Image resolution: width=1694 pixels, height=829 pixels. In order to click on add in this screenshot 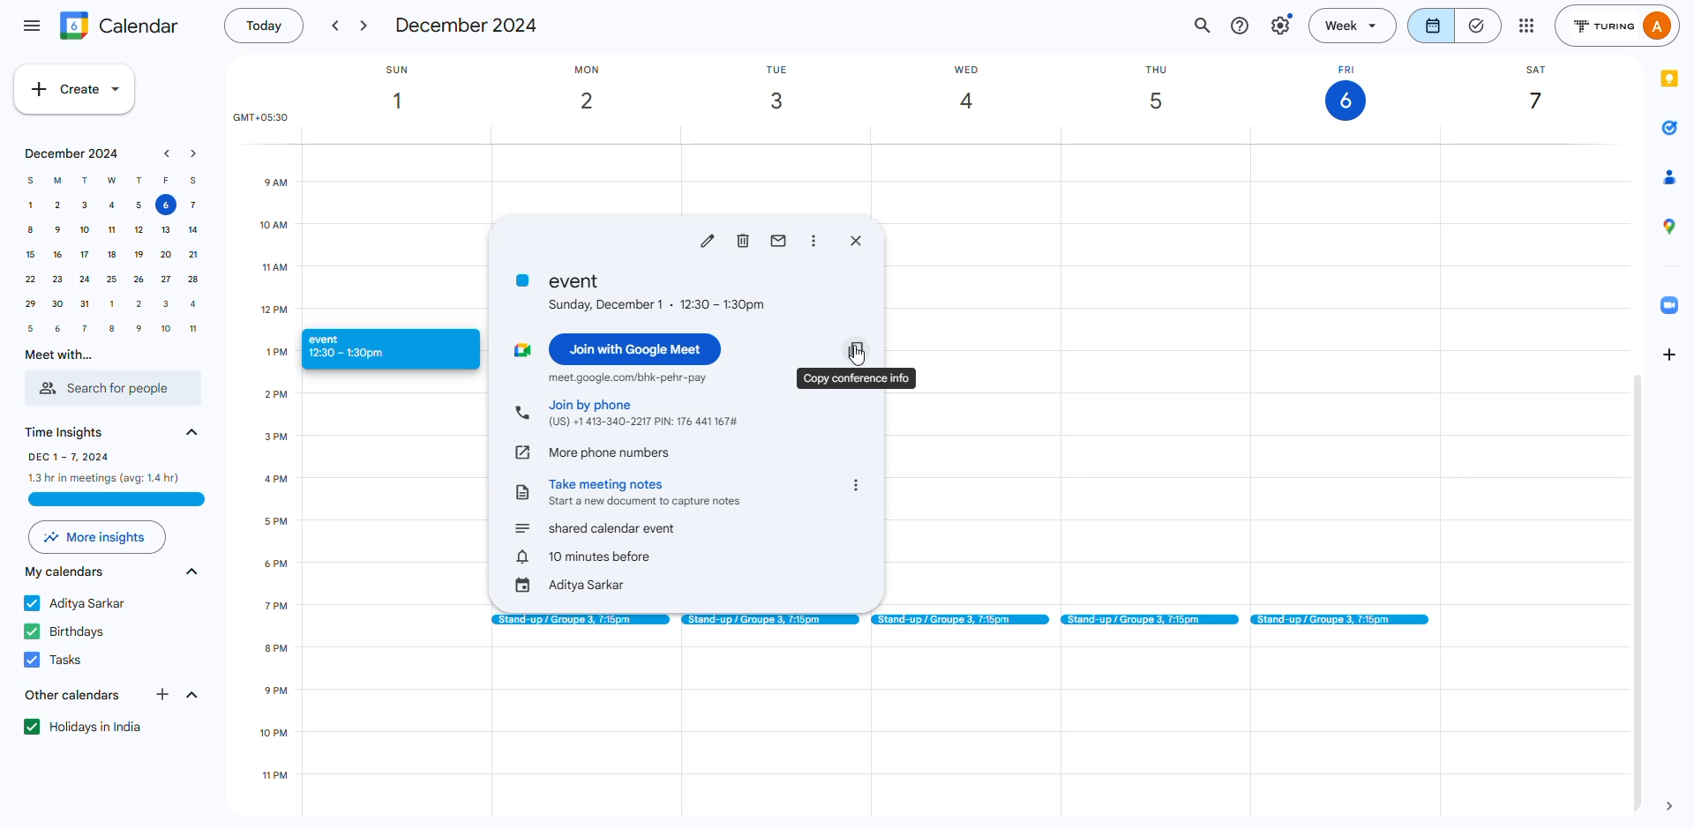, I will do `click(1671, 355)`.